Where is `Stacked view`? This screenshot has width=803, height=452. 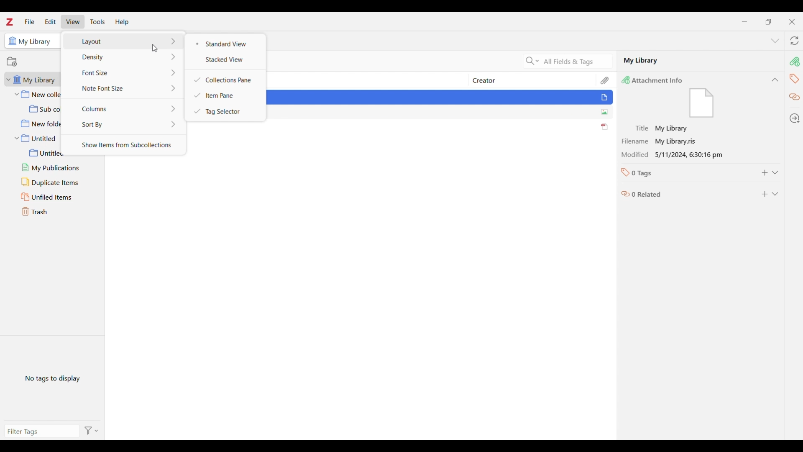 Stacked view is located at coordinates (226, 59).